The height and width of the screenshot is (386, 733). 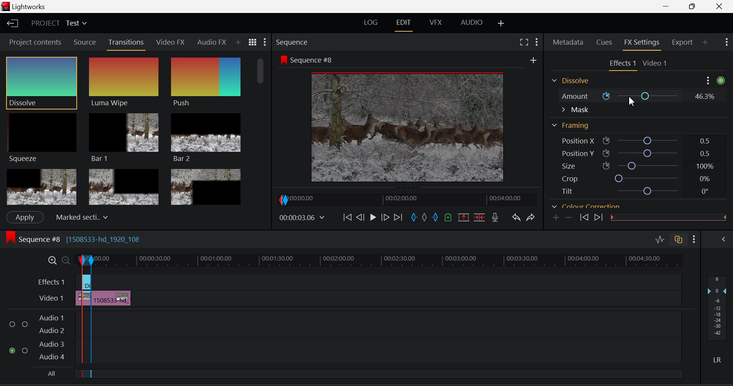 I want to click on Push, so click(x=206, y=83).